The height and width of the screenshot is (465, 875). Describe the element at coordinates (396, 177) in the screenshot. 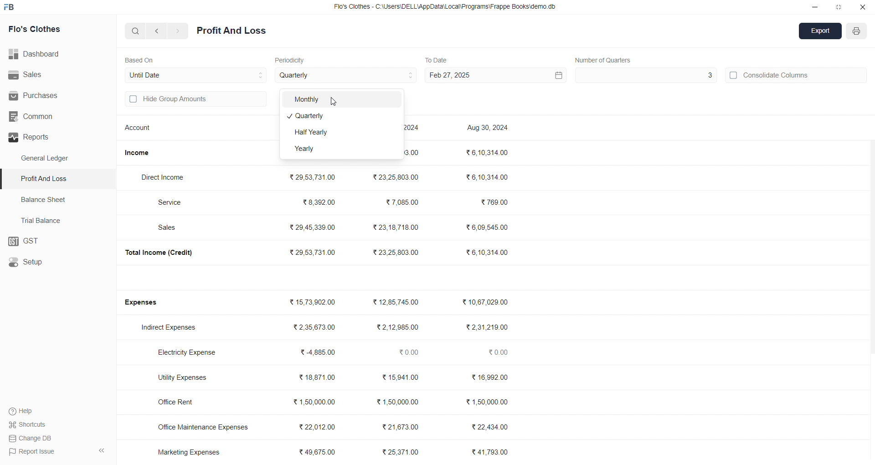

I see `₹23,25803.00` at that location.